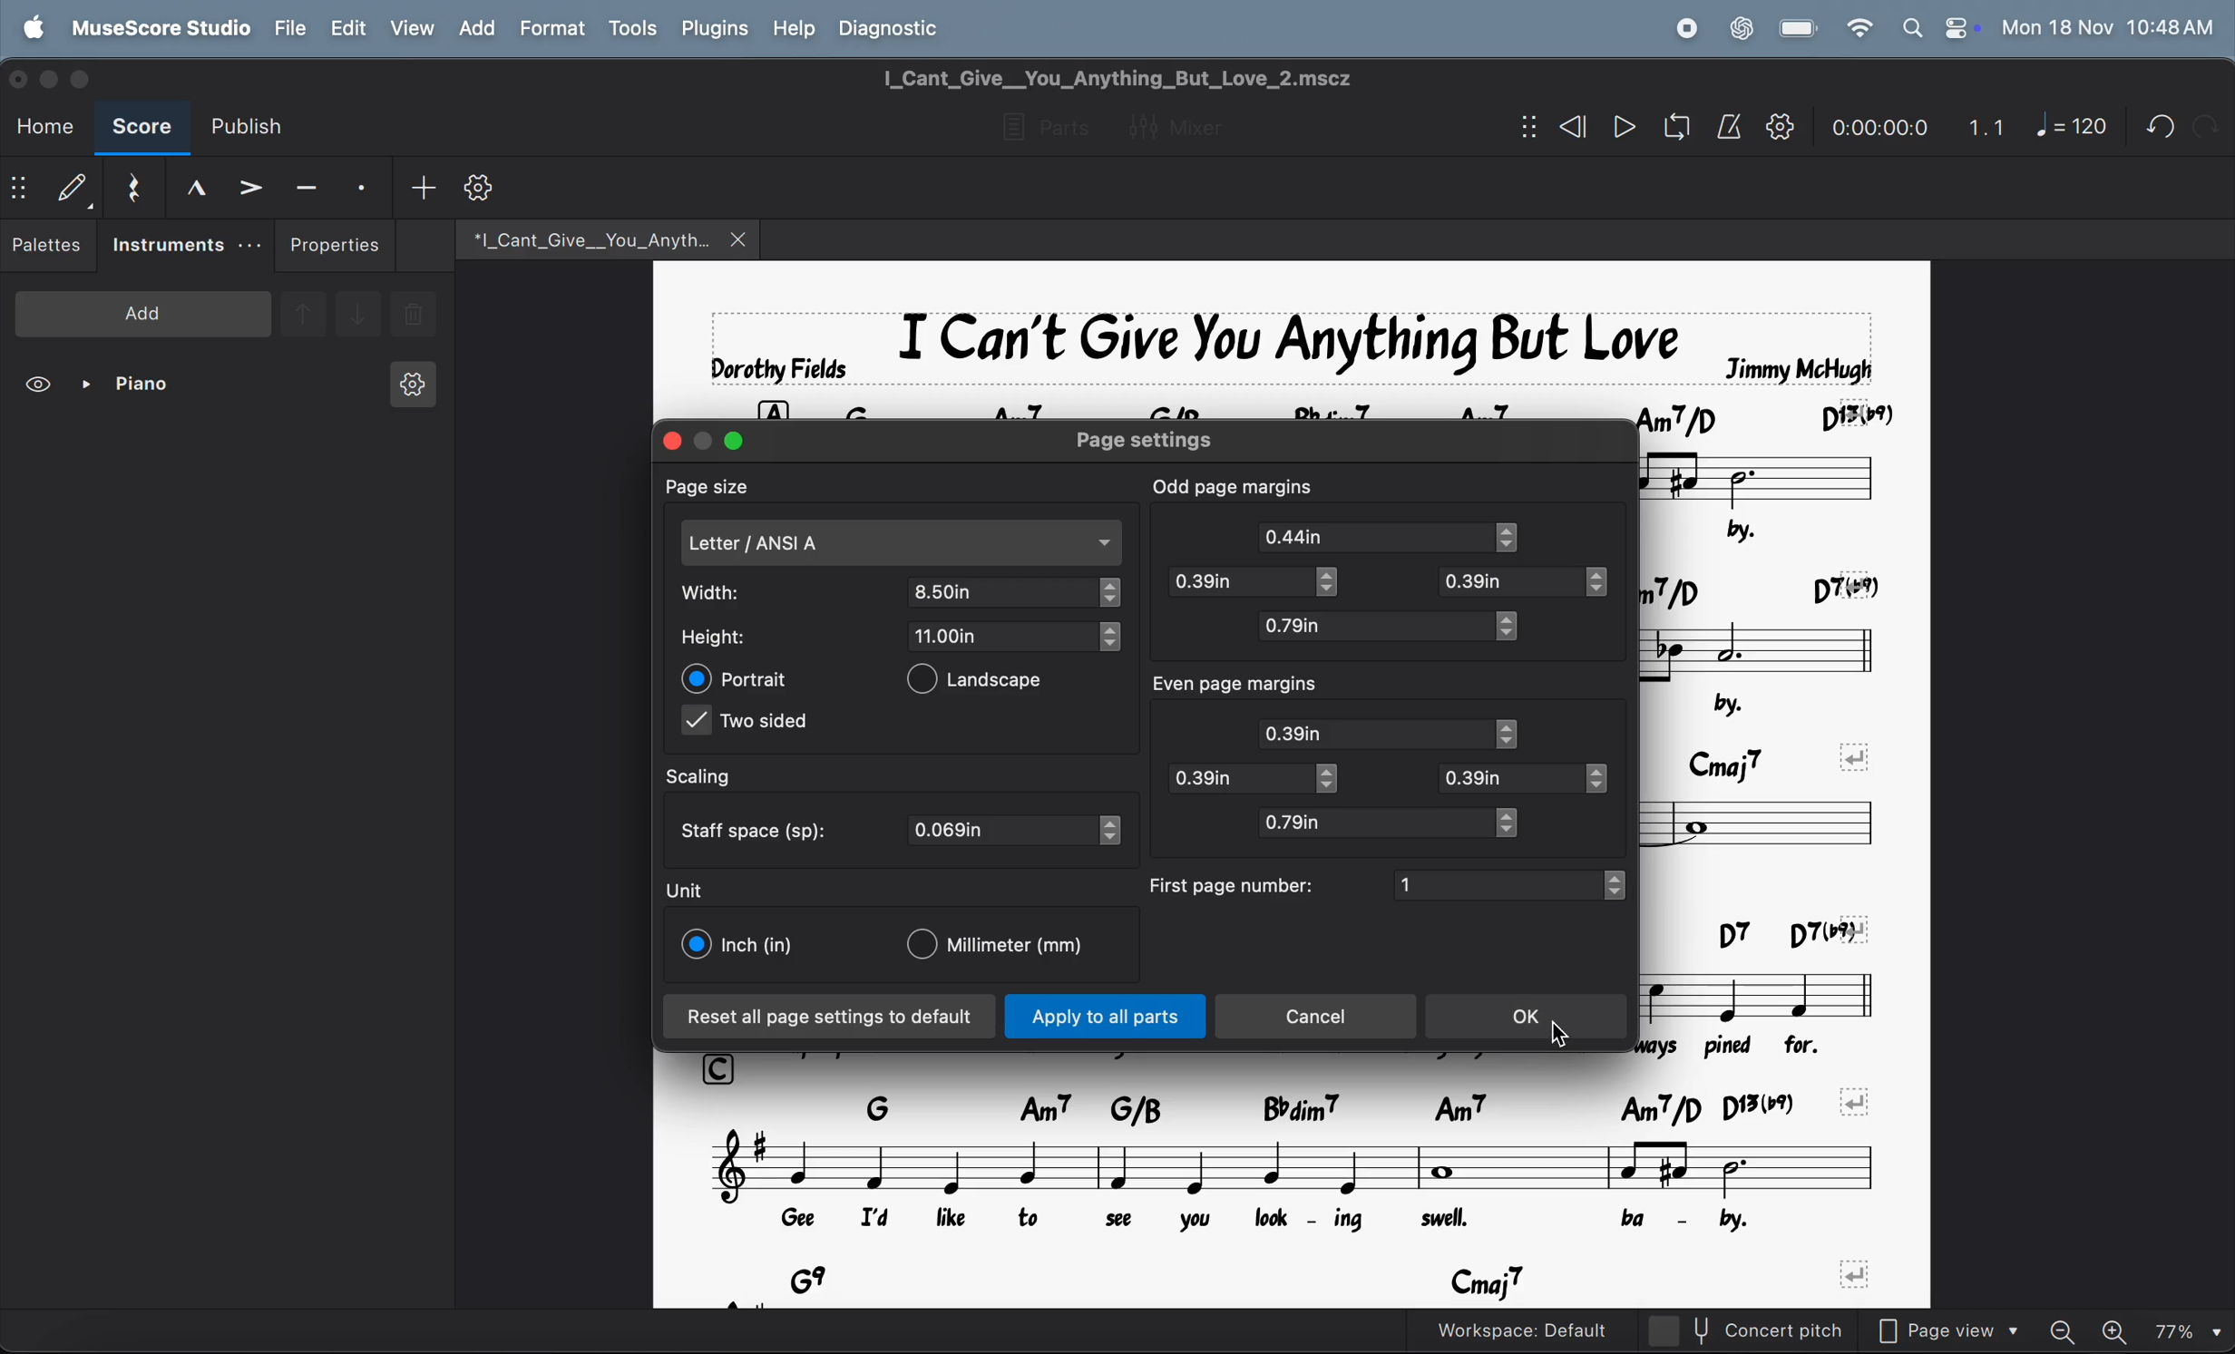  Describe the element at coordinates (142, 130) in the screenshot. I see `score ` at that location.